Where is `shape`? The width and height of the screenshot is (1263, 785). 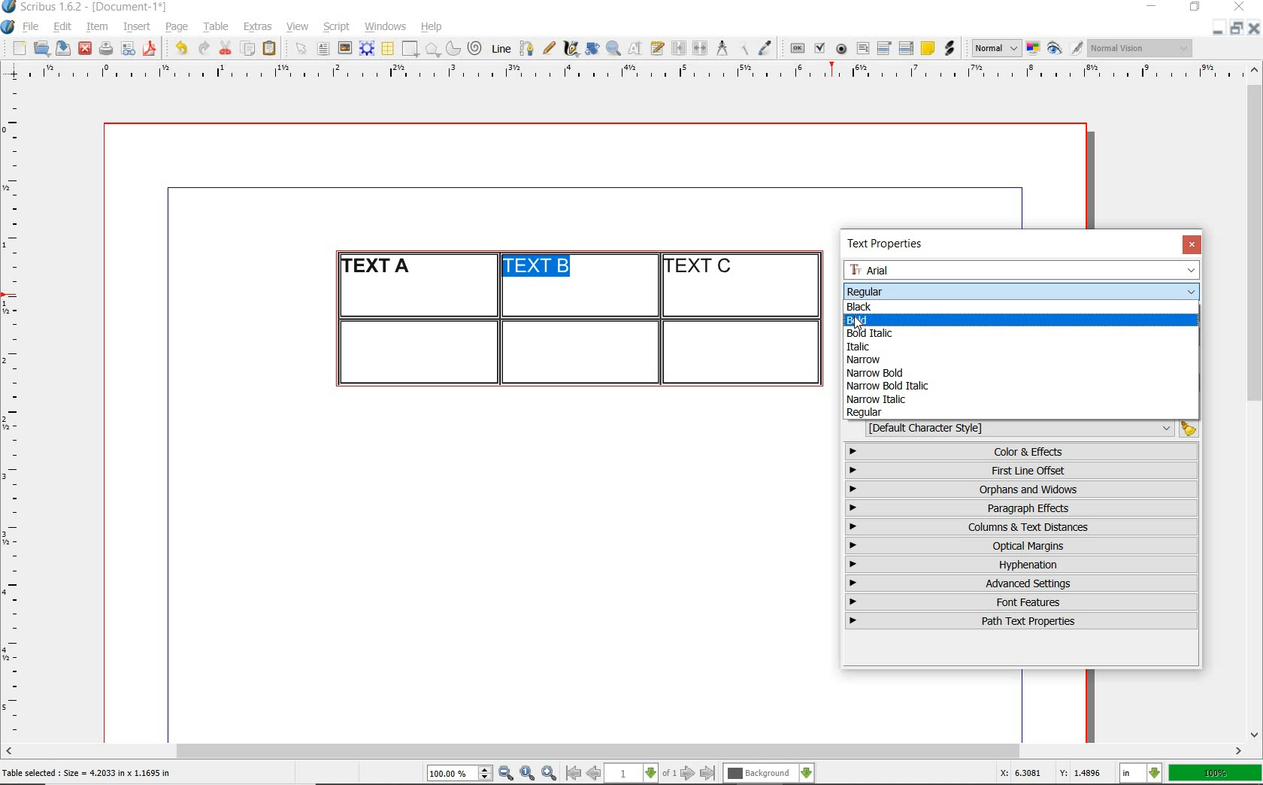 shape is located at coordinates (412, 50).